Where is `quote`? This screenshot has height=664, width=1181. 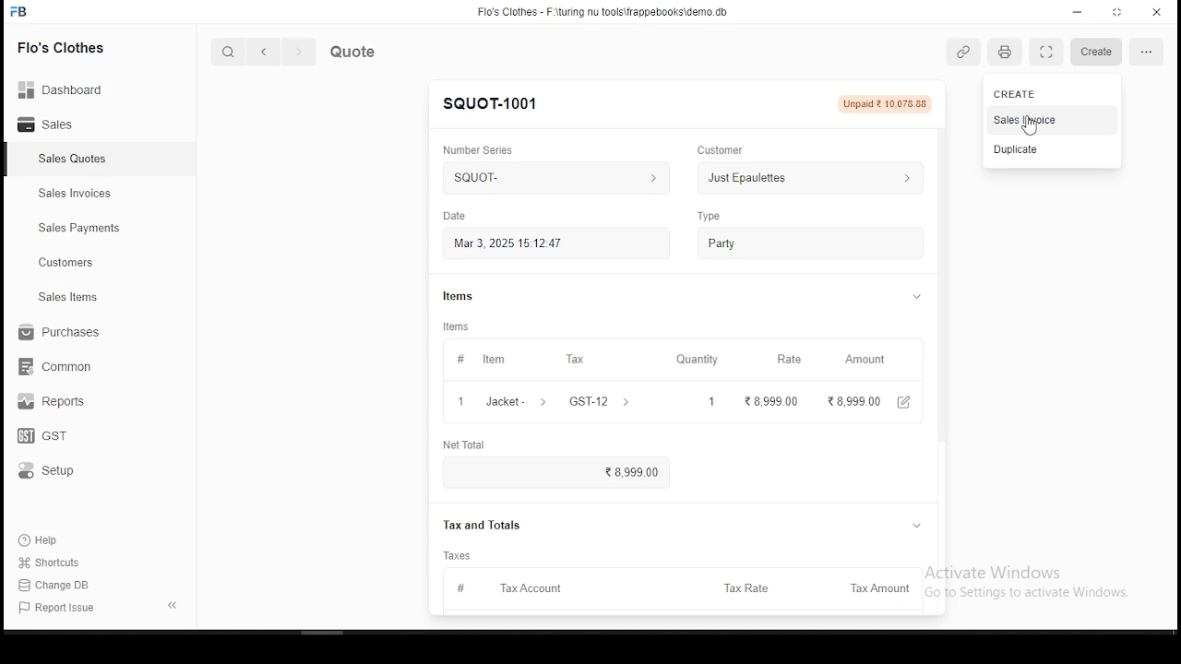 quote is located at coordinates (376, 52).